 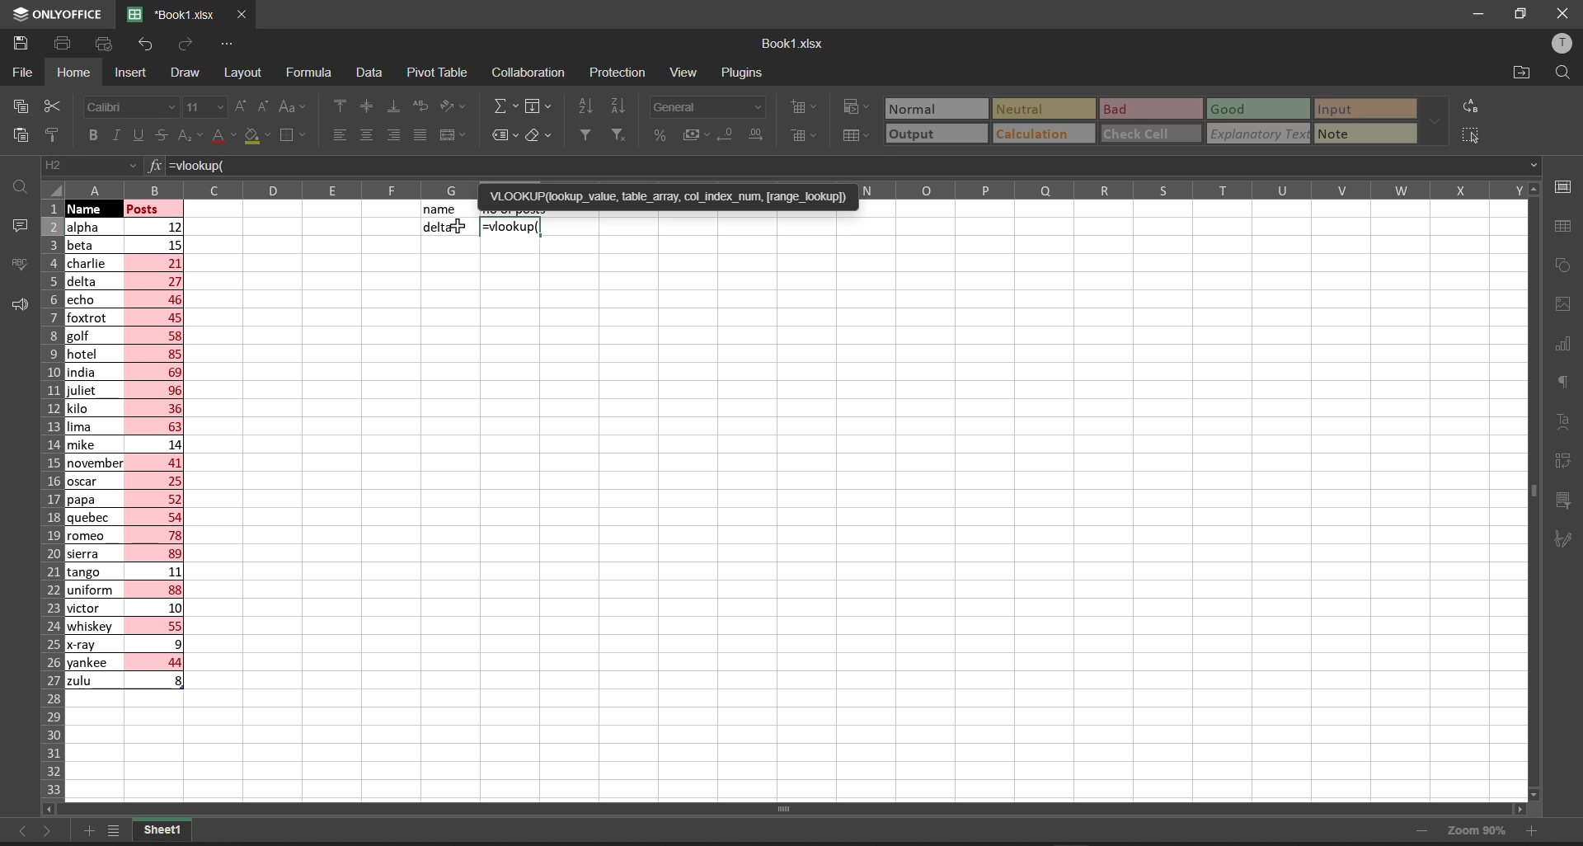 What do you see at coordinates (241, 106) in the screenshot?
I see `increment font size` at bounding box center [241, 106].